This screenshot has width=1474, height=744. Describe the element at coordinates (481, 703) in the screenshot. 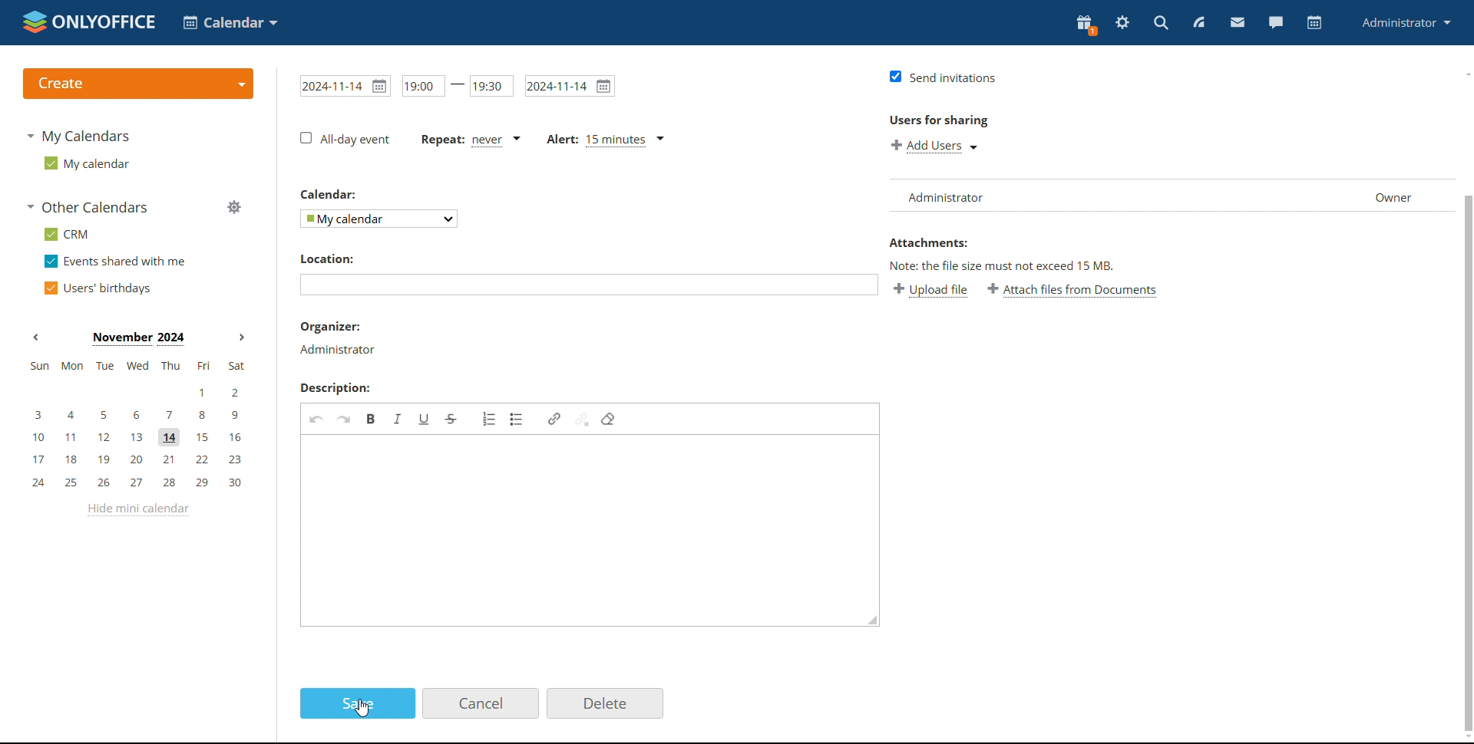

I see `cancel` at that location.